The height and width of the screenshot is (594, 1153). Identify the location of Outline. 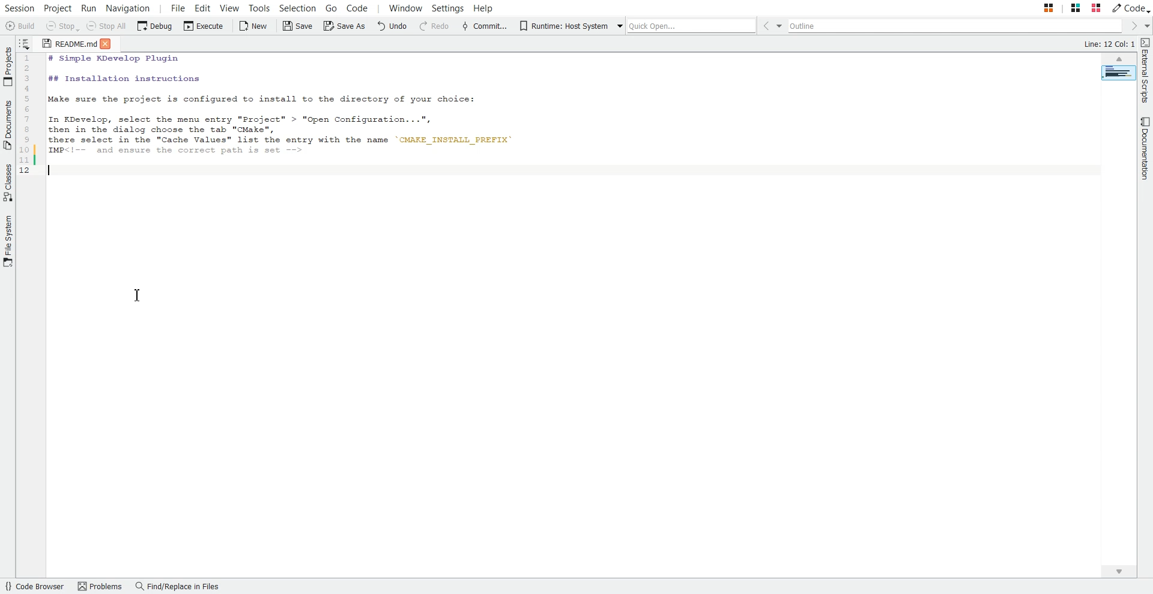
(958, 26).